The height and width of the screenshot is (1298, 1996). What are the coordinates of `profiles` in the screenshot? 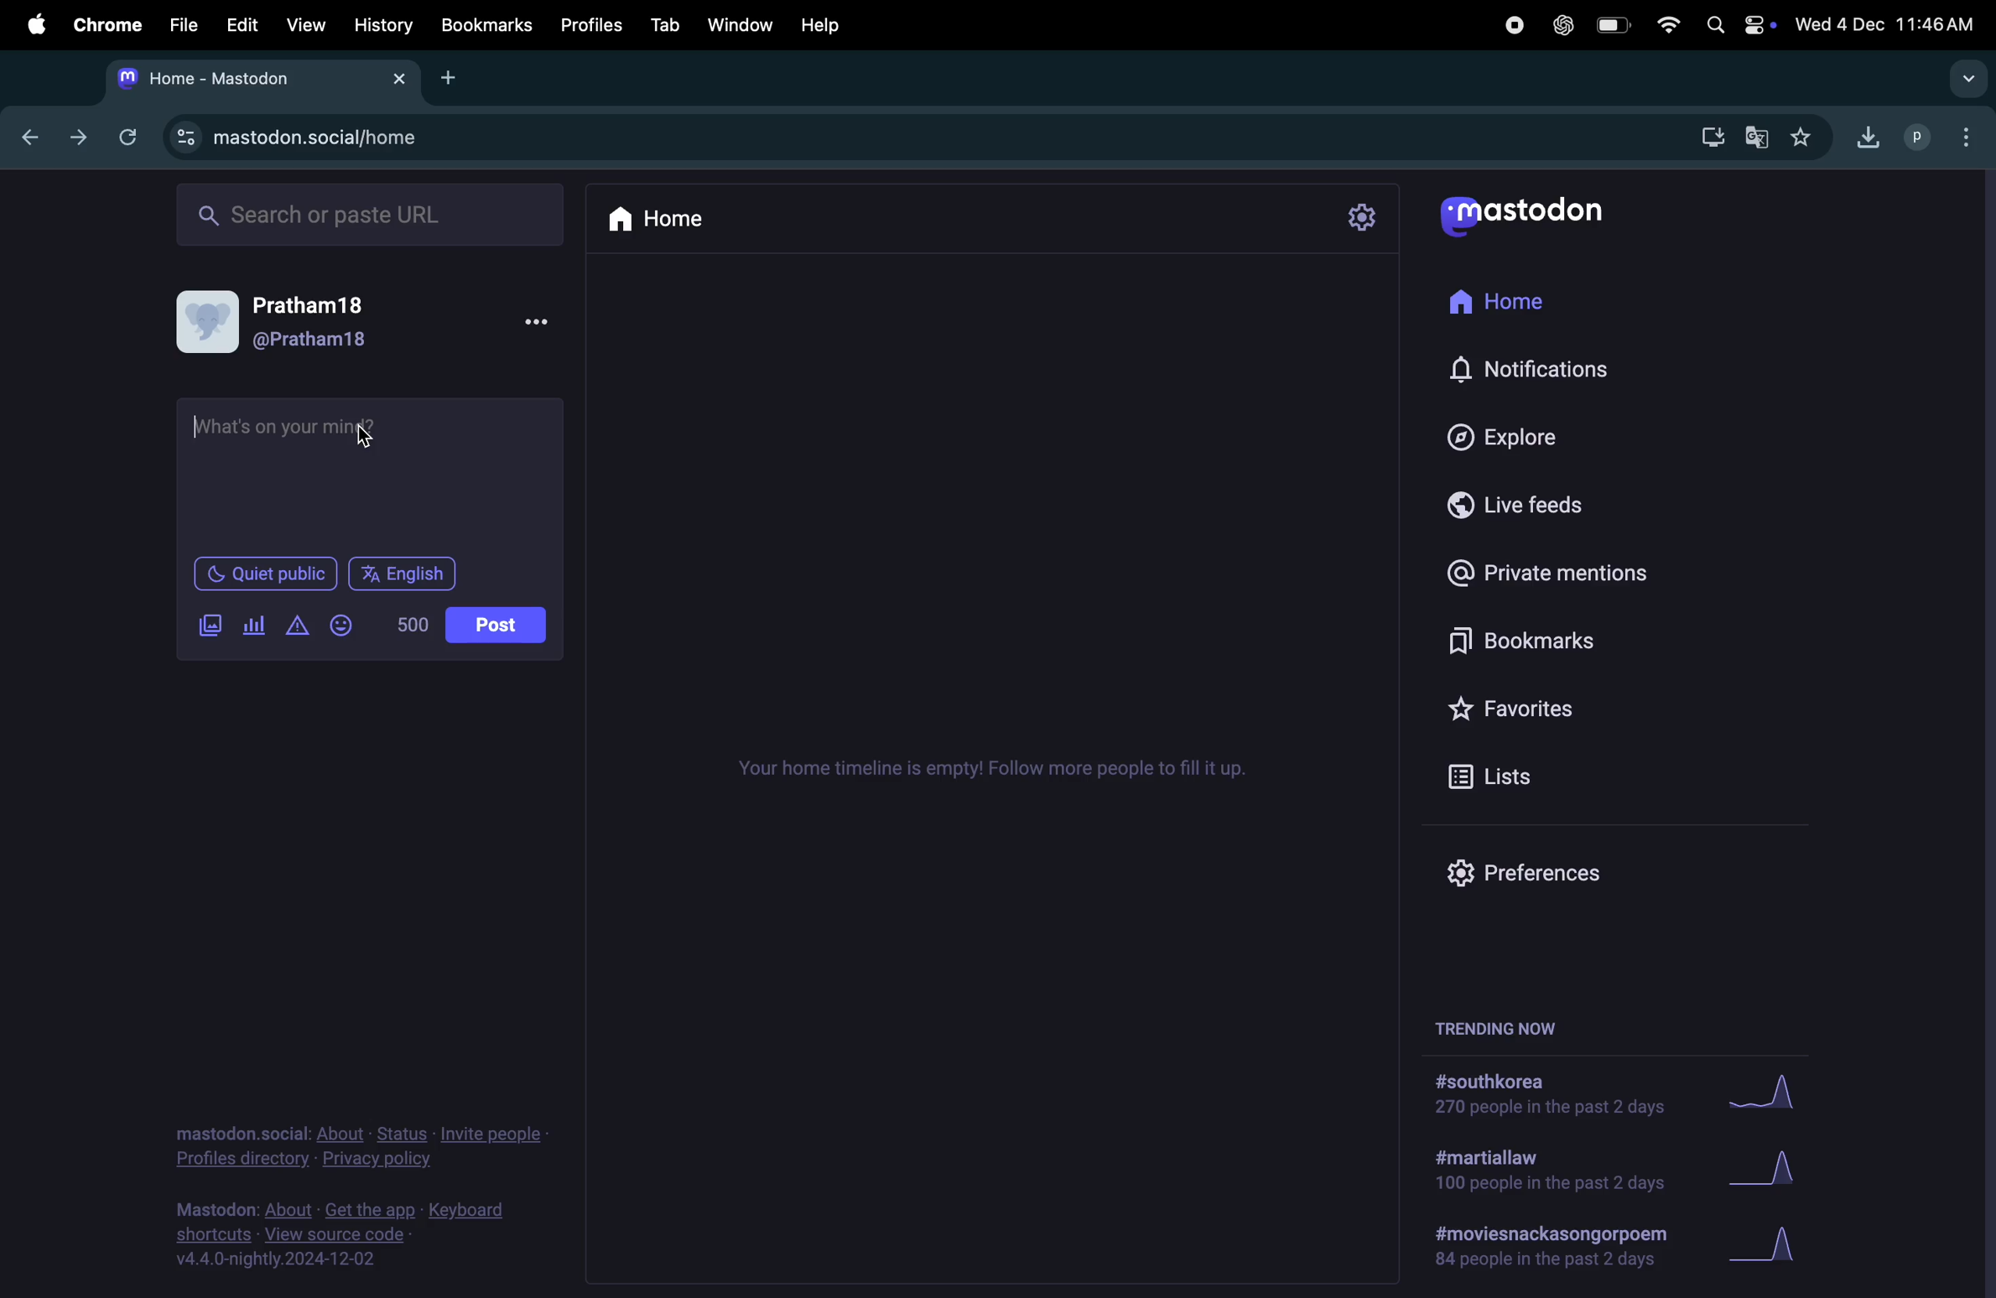 It's located at (590, 25).